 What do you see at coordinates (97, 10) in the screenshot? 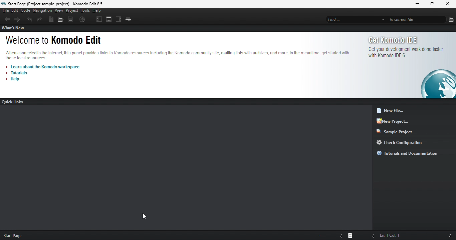
I see `help` at bounding box center [97, 10].